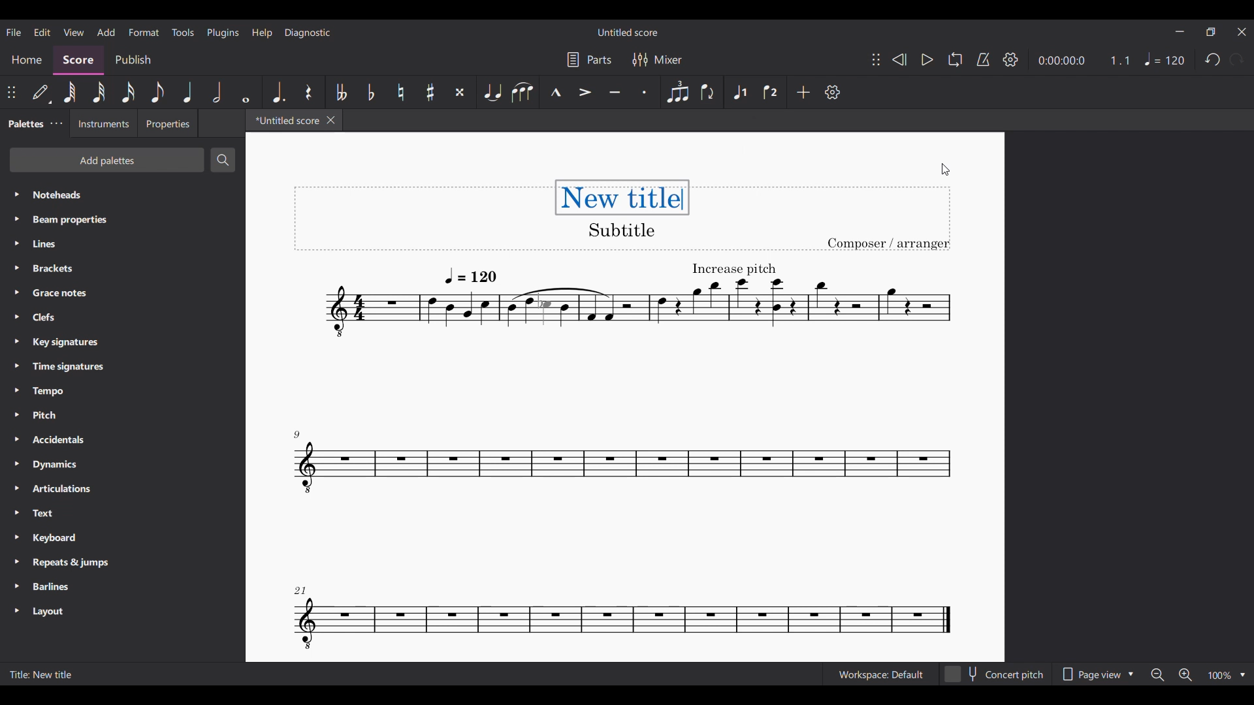 This screenshot has width=1254, height=705. Describe the element at coordinates (460, 92) in the screenshot. I see `Toggle double sharp` at that location.